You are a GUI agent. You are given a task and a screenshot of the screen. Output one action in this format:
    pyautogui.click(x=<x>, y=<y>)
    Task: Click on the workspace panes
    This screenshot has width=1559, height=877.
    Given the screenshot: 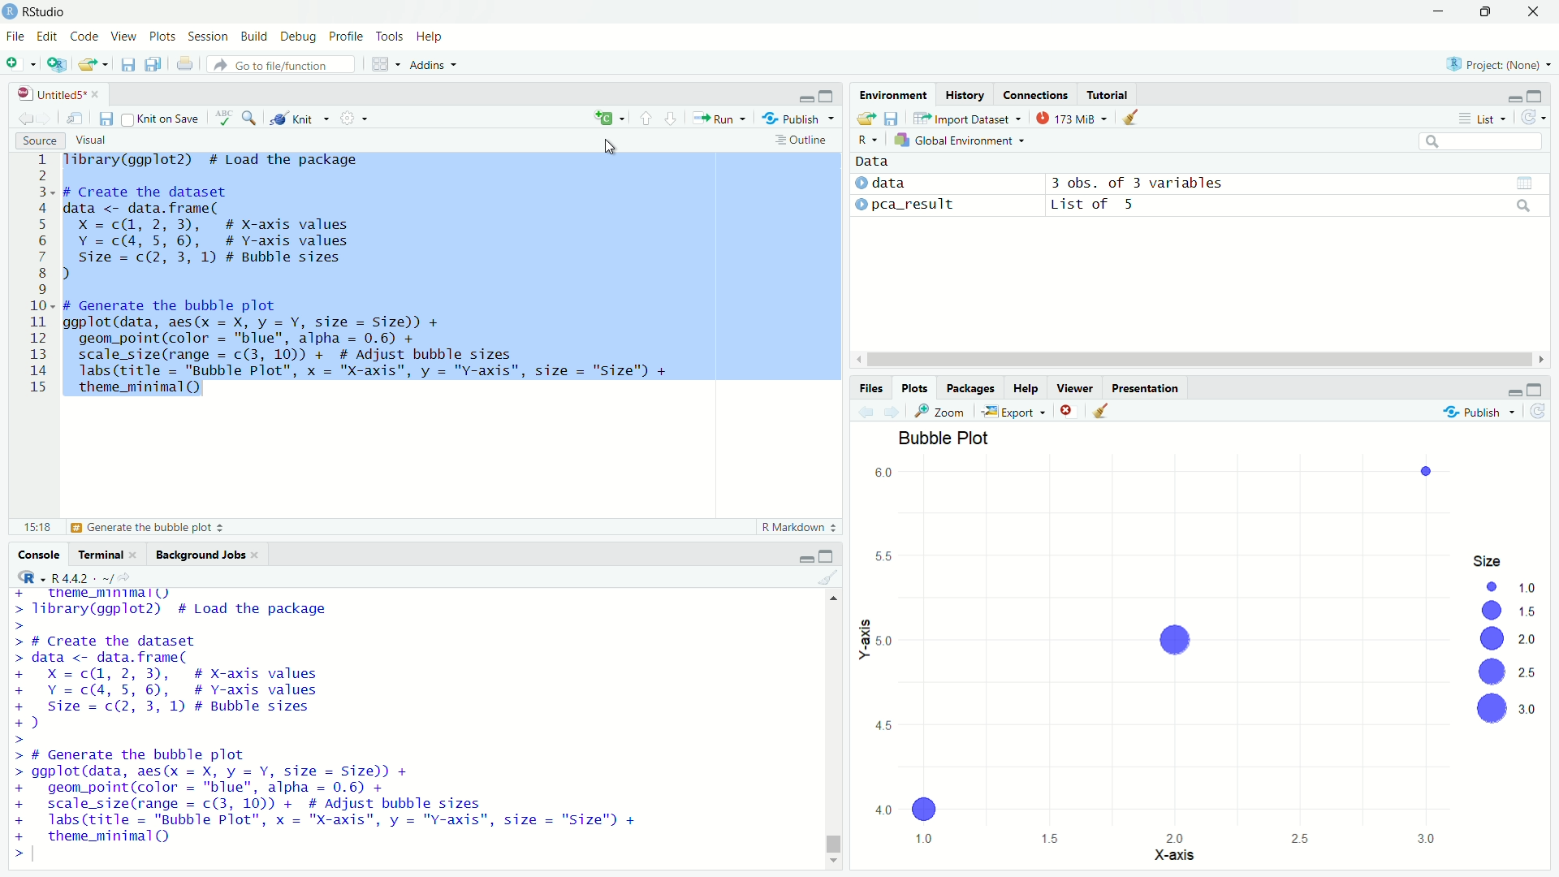 What is the action you would take?
    pyautogui.click(x=382, y=64)
    